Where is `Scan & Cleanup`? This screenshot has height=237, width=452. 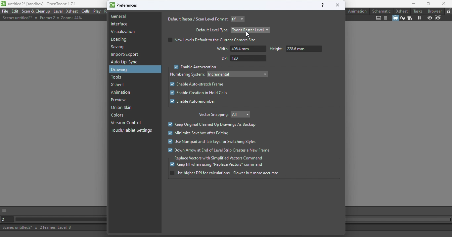
Scan & Cleanup is located at coordinates (36, 11).